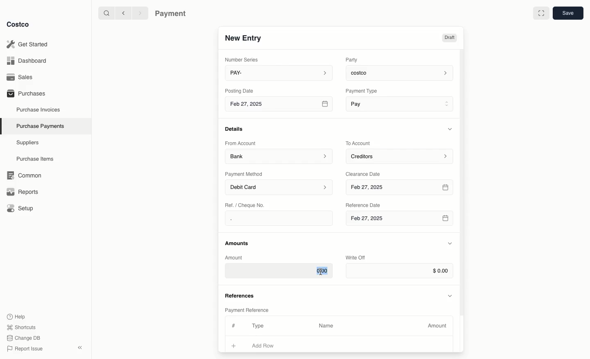  I want to click on Help, so click(16, 316).